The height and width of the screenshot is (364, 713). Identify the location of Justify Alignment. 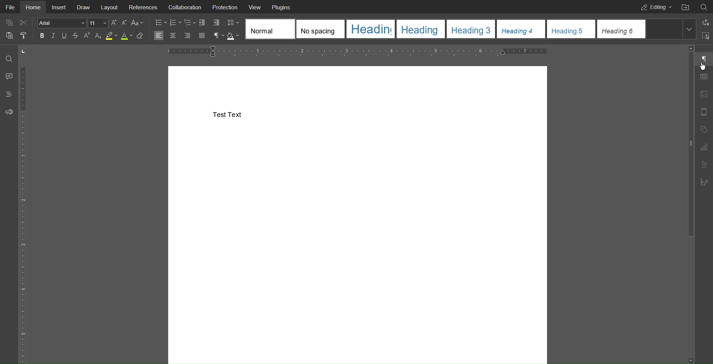
(201, 36).